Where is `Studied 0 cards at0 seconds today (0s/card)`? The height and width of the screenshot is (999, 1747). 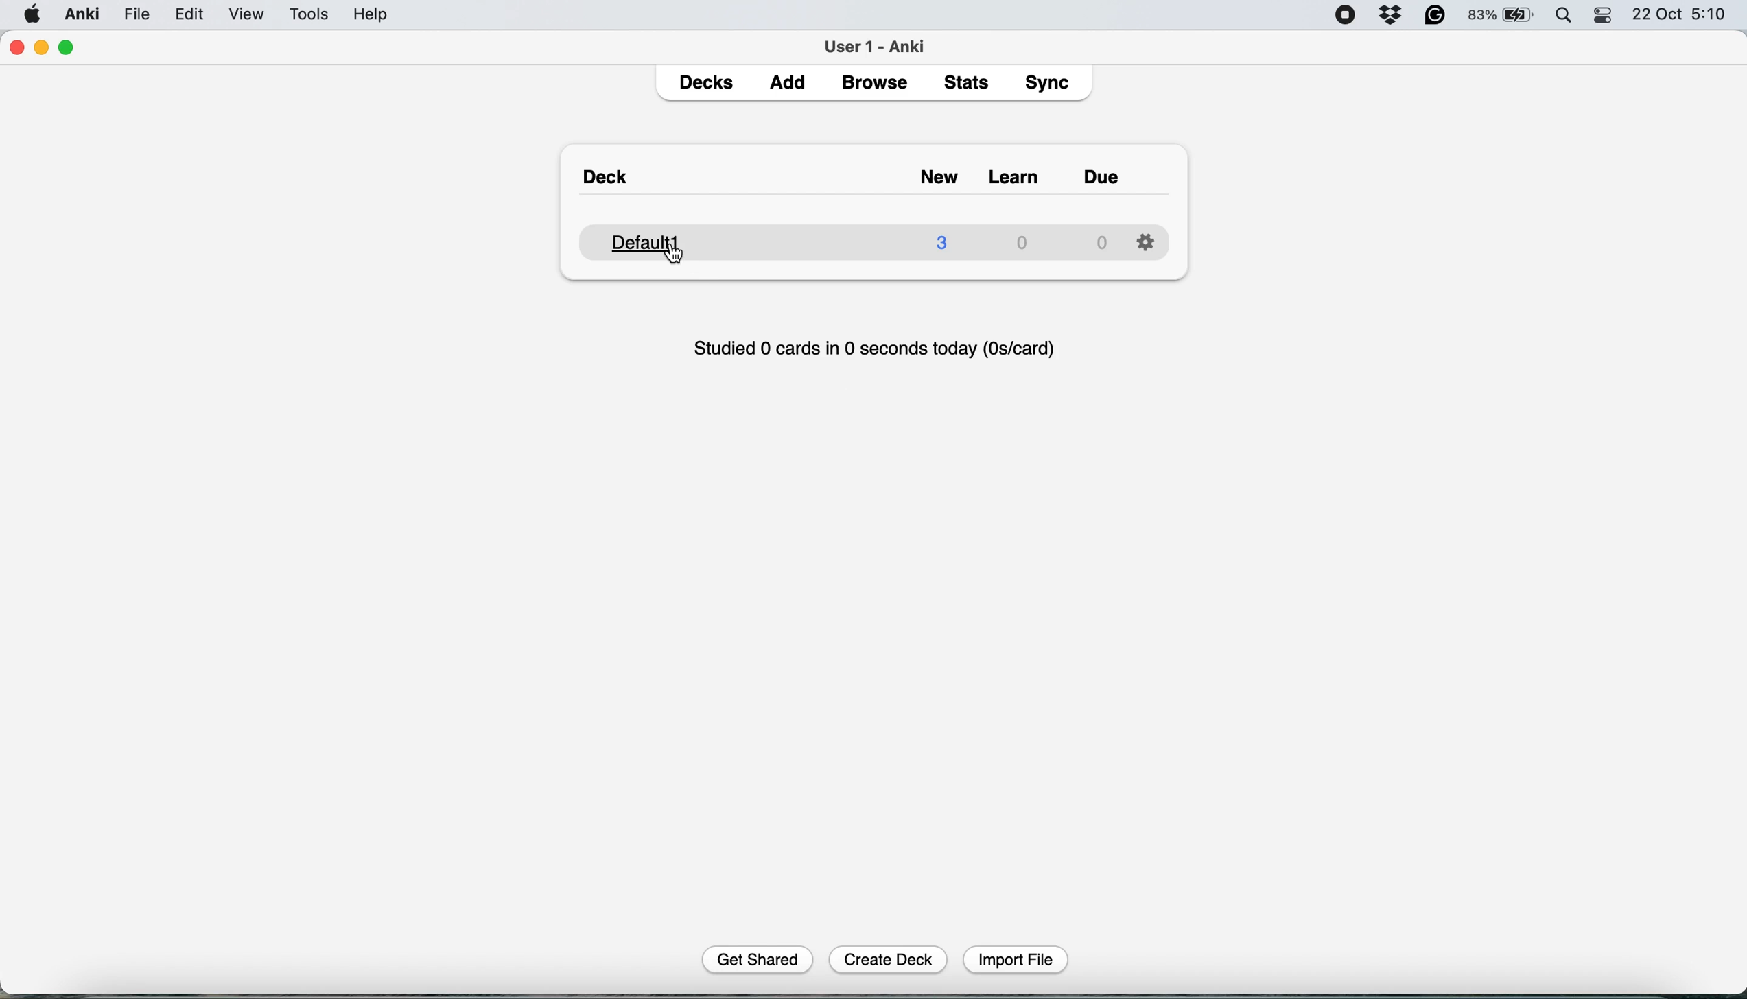
Studied 0 cards at0 seconds today (0s/card) is located at coordinates (878, 345).